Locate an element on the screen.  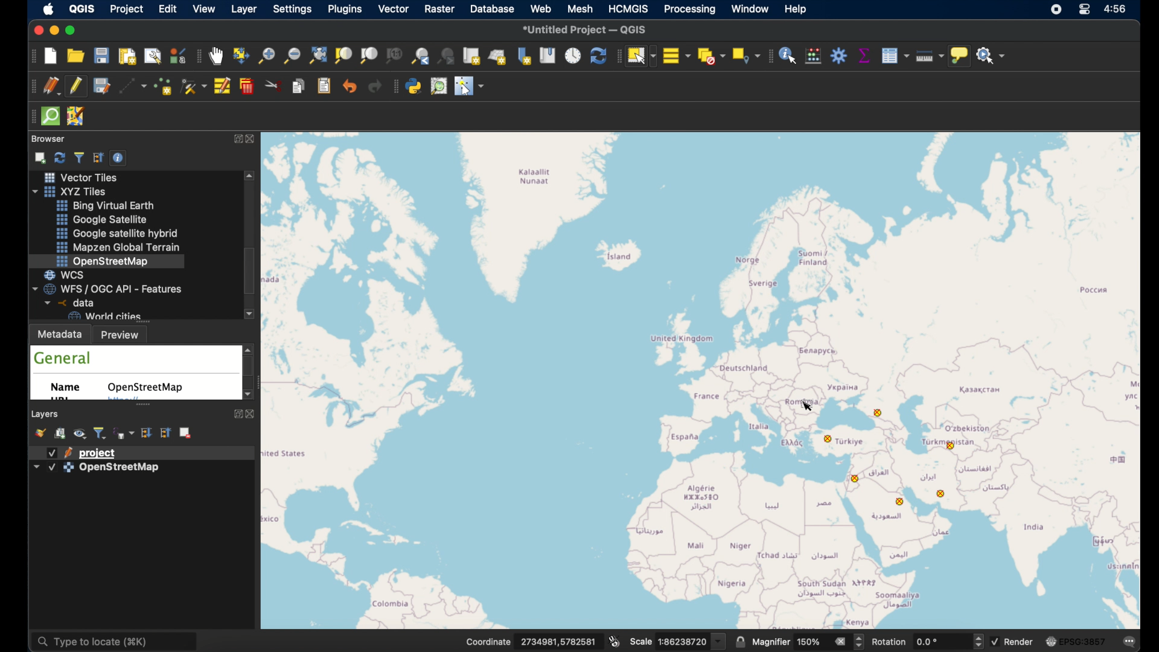
map navigation toolbar is located at coordinates (198, 57).